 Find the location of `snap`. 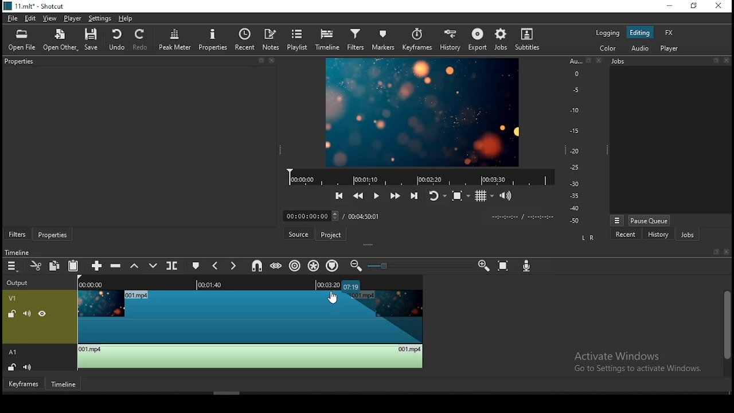

snap is located at coordinates (256, 265).